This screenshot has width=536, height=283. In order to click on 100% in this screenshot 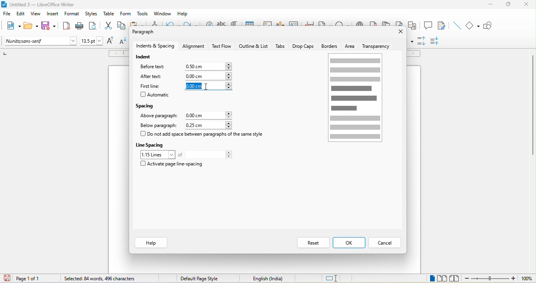, I will do `click(527, 279)`.